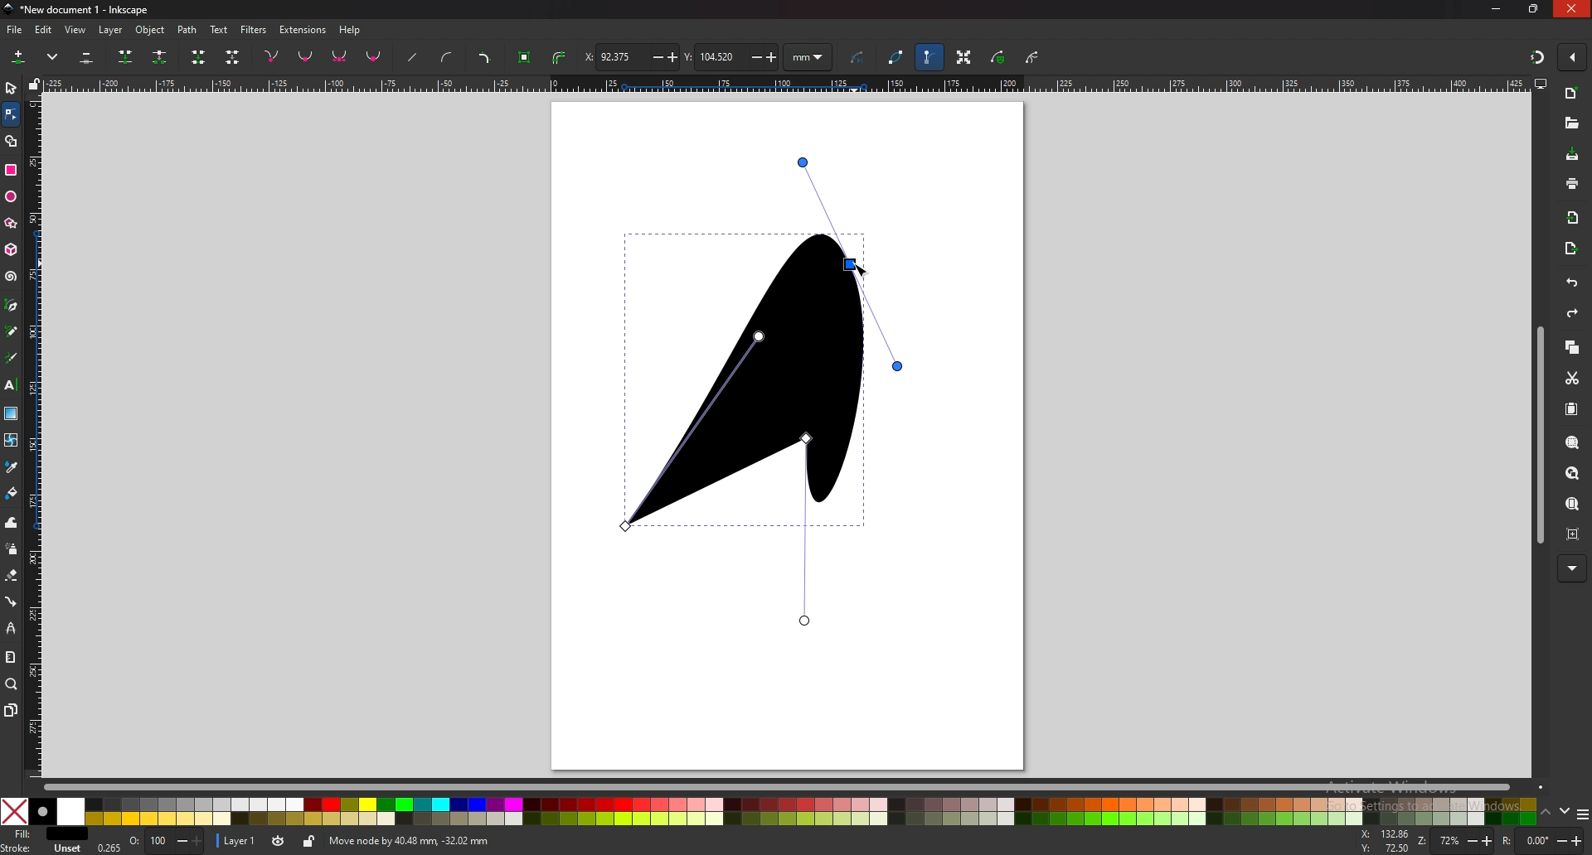 The height and width of the screenshot is (855, 1592). What do you see at coordinates (731, 56) in the screenshot?
I see `y coordinate` at bounding box center [731, 56].